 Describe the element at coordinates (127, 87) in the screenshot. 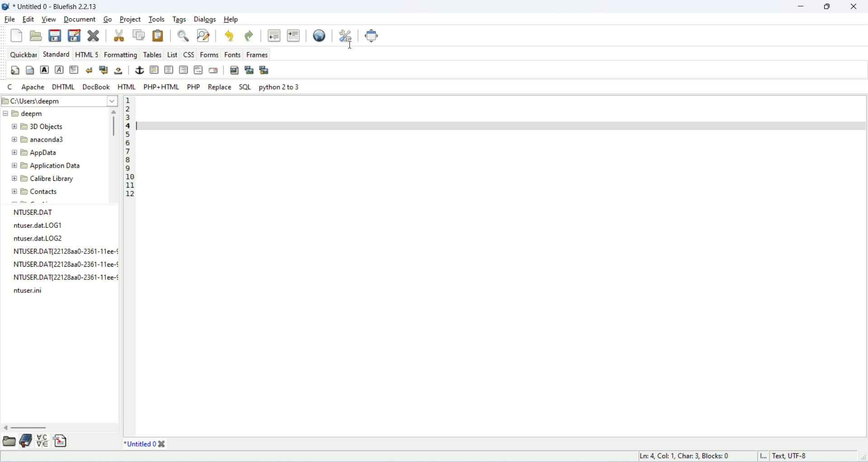

I see `HTML` at that location.